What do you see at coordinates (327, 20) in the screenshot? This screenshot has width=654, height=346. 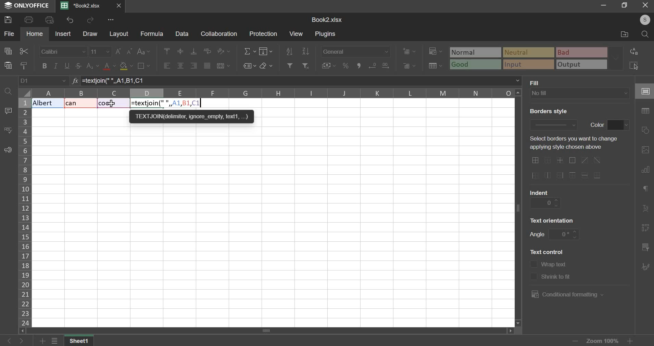 I see `spreadsheet name` at bounding box center [327, 20].